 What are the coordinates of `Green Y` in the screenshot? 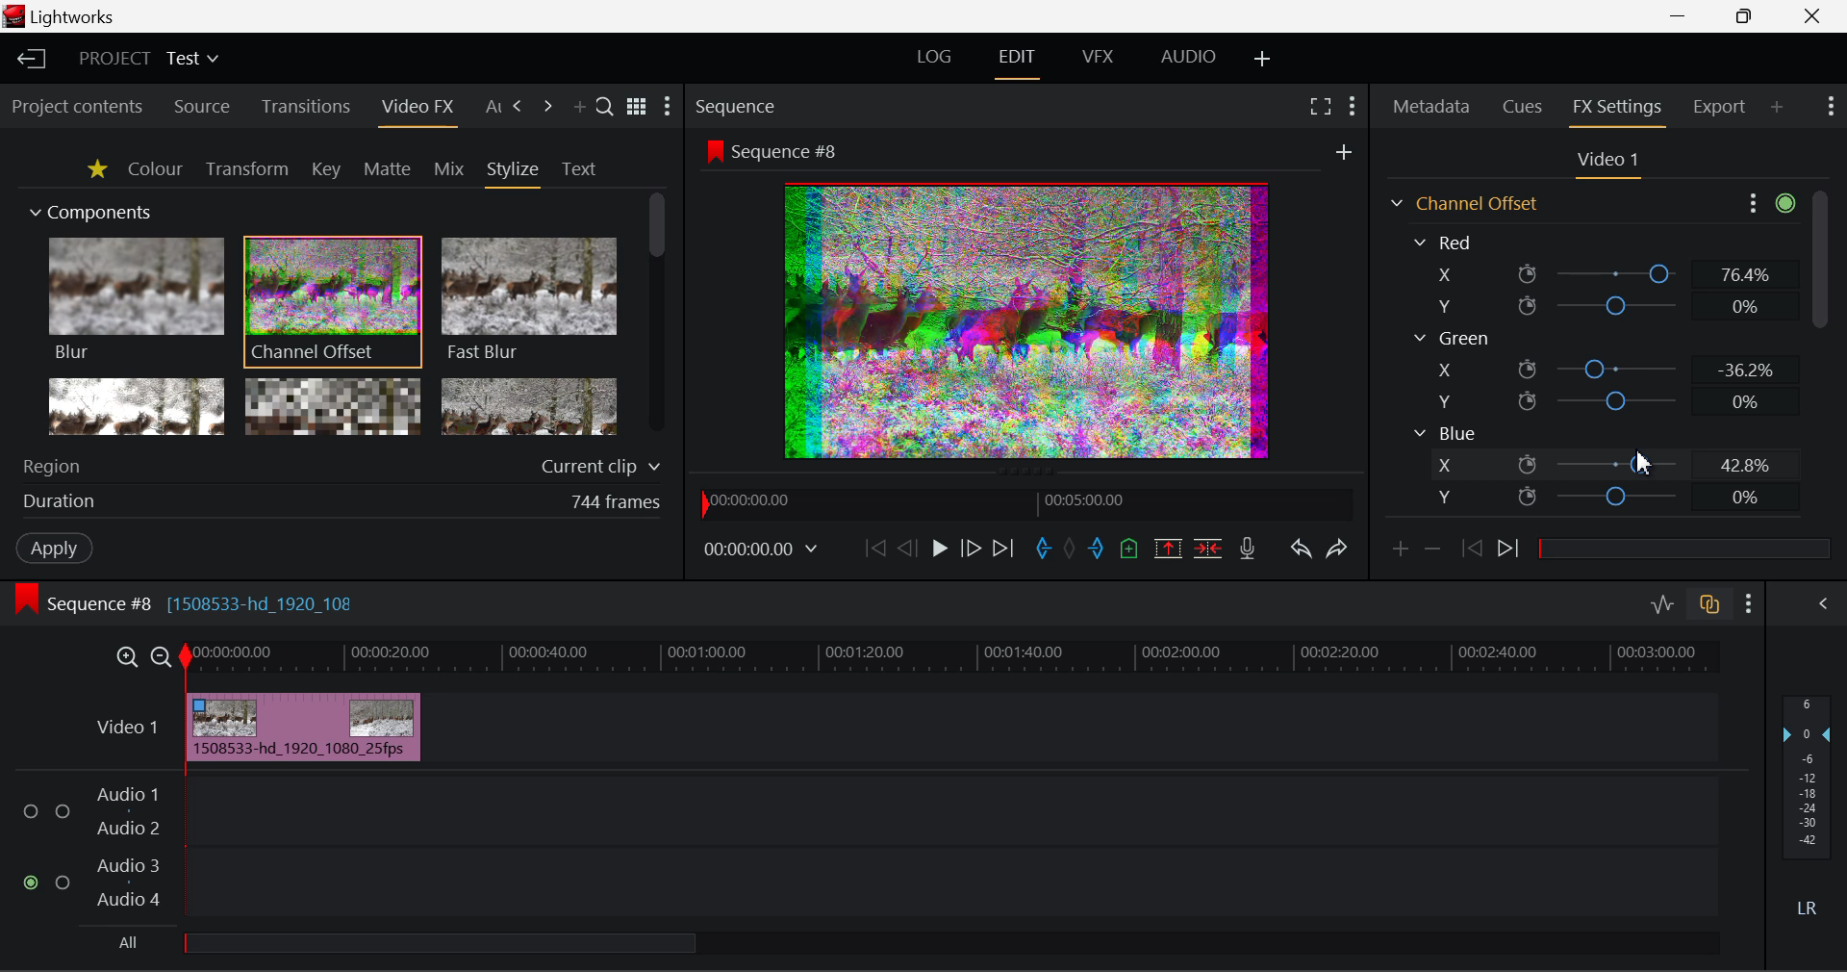 It's located at (1598, 400).